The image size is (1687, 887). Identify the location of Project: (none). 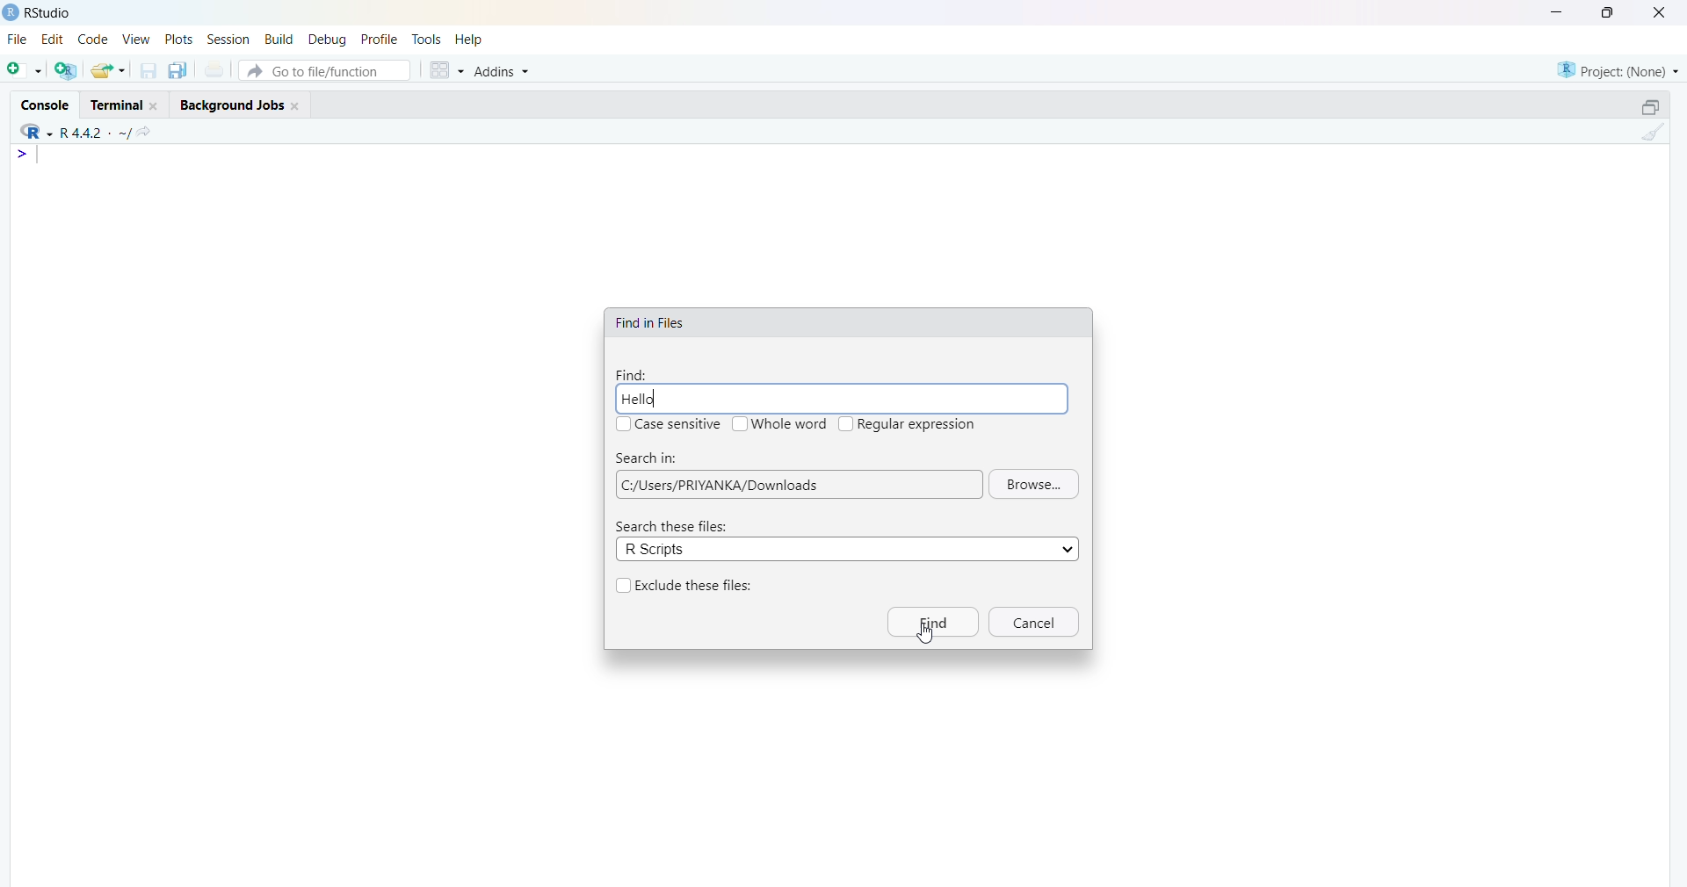
(1618, 71).